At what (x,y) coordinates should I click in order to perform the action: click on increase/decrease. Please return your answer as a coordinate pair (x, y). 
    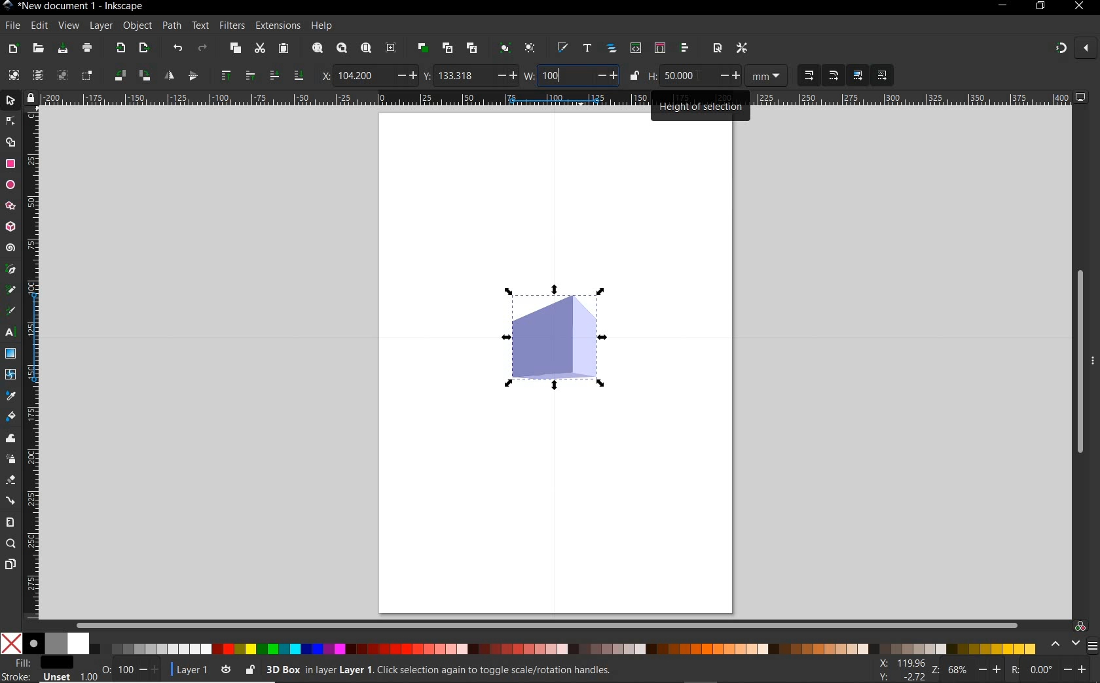
    Looking at the image, I should click on (149, 670).